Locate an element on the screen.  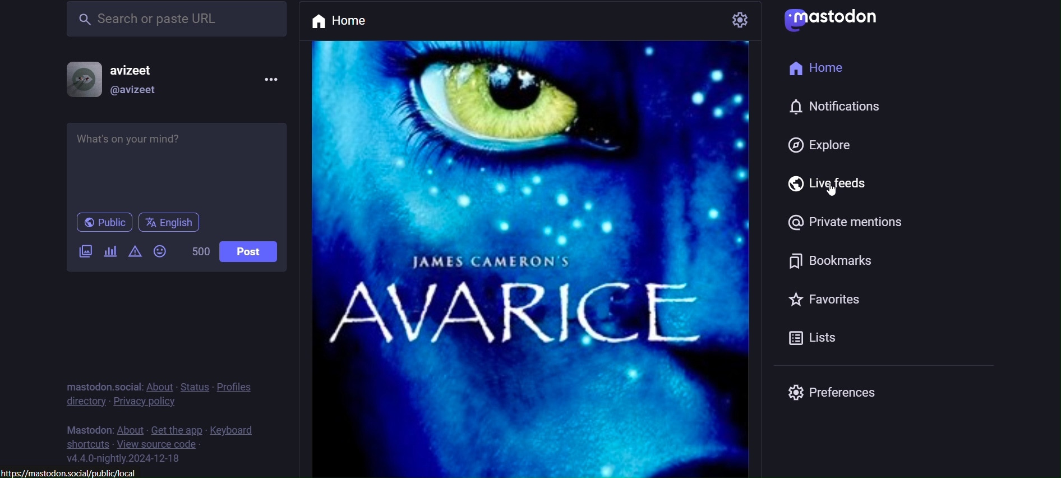
profiles is located at coordinates (239, 387).